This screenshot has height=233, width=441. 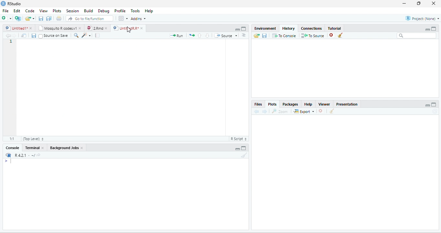 I want to click on Go forward to next source location, so click(x=14, y=36).